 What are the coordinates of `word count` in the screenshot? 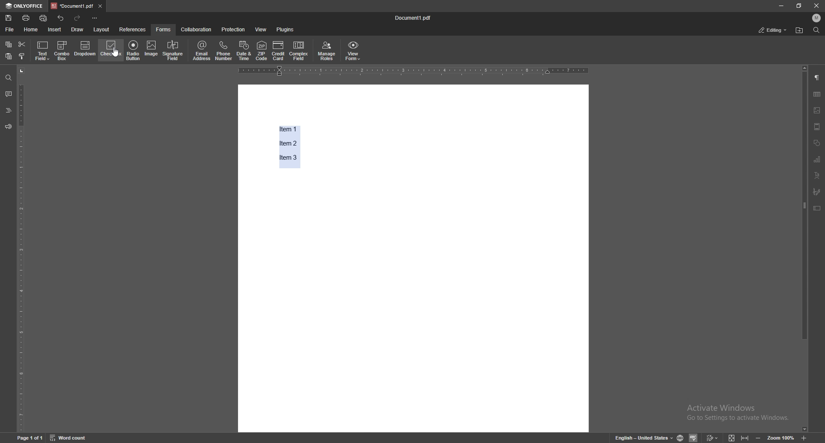 It's located at (68, 437).